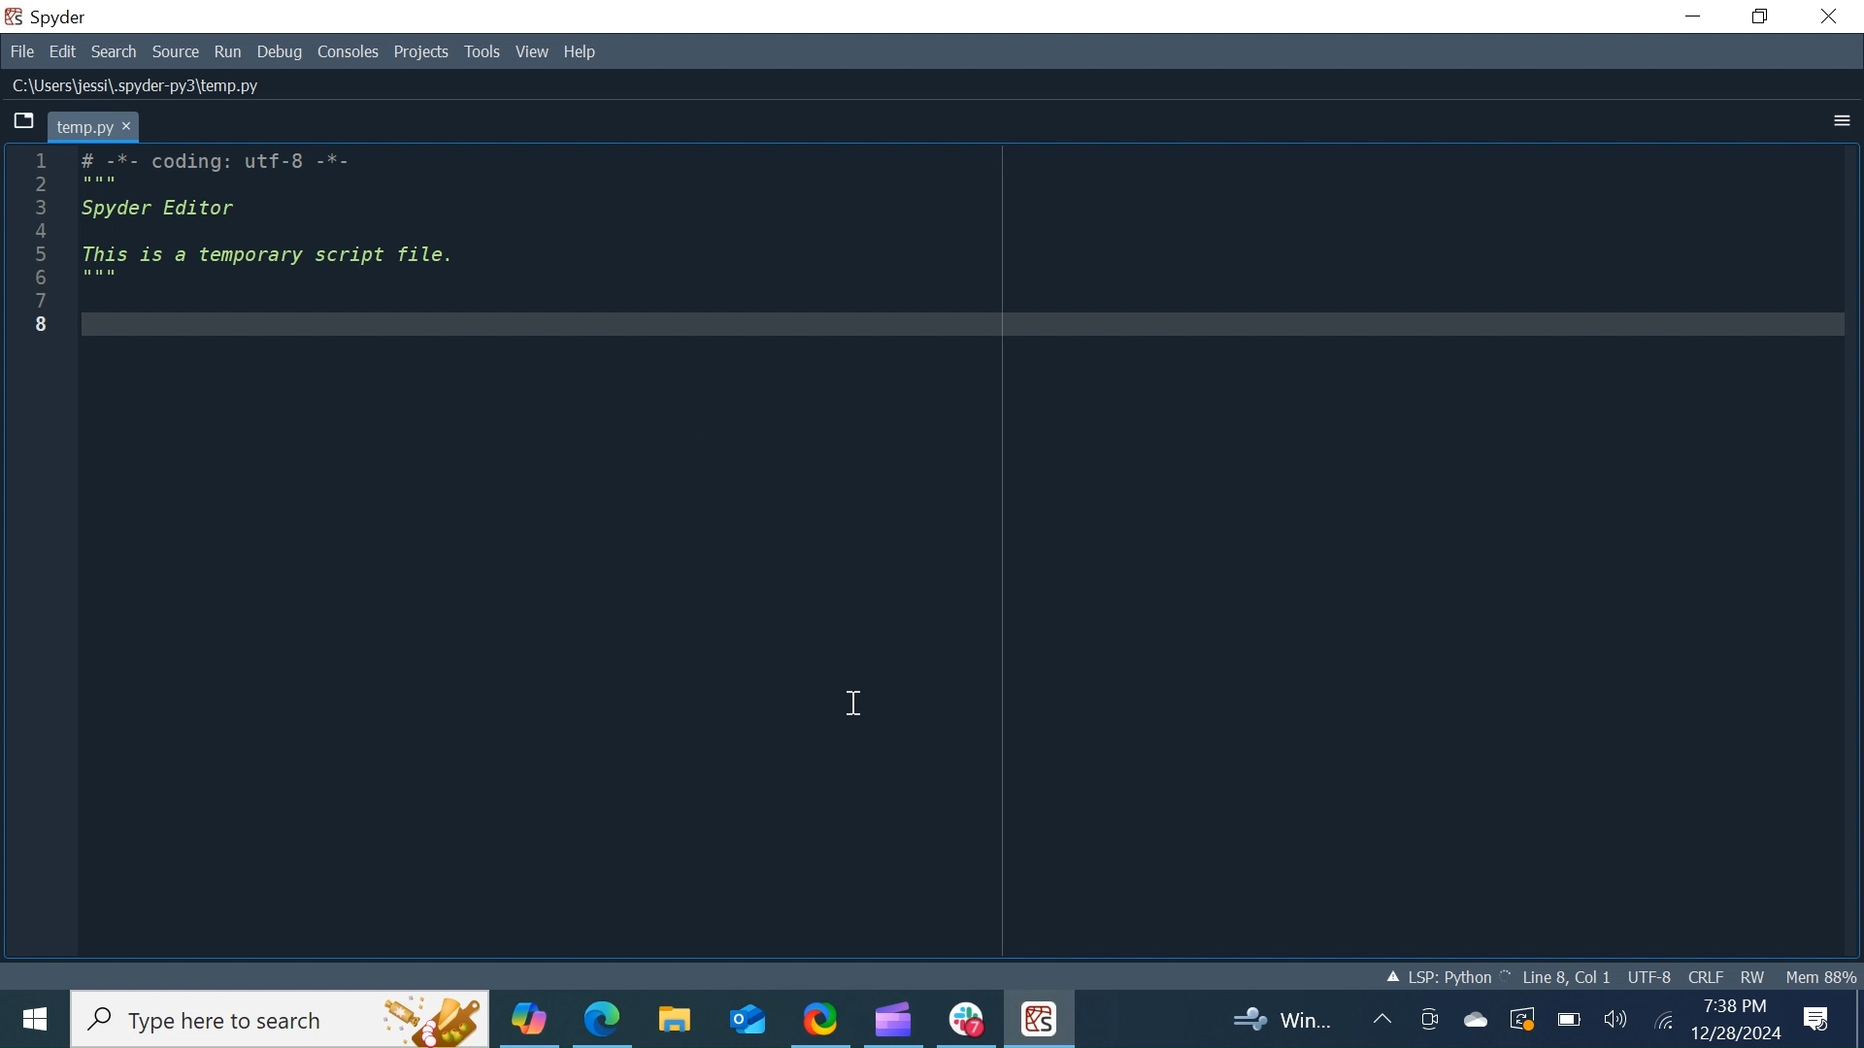 This screenshot has height=1048, width=1864. I want to click on File, so click(20, 53).